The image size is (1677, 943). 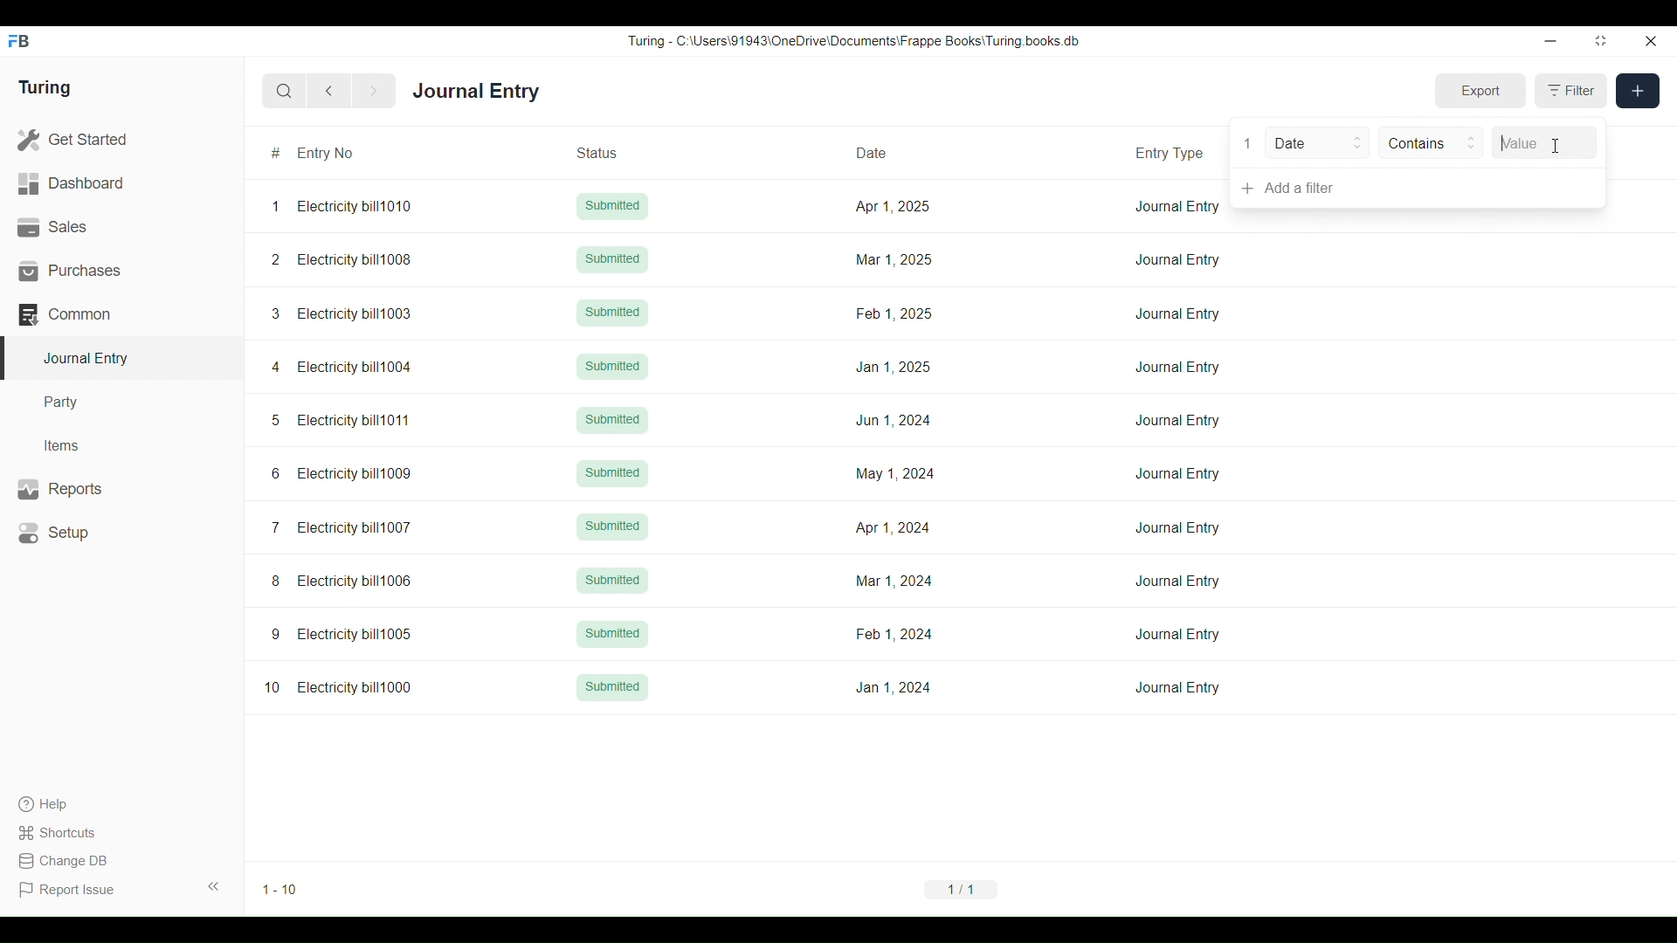 What do you see at coordinates (894, 367) in the screenshot?
I see `Jan 1, 2025` at bounding box center [894, 367].